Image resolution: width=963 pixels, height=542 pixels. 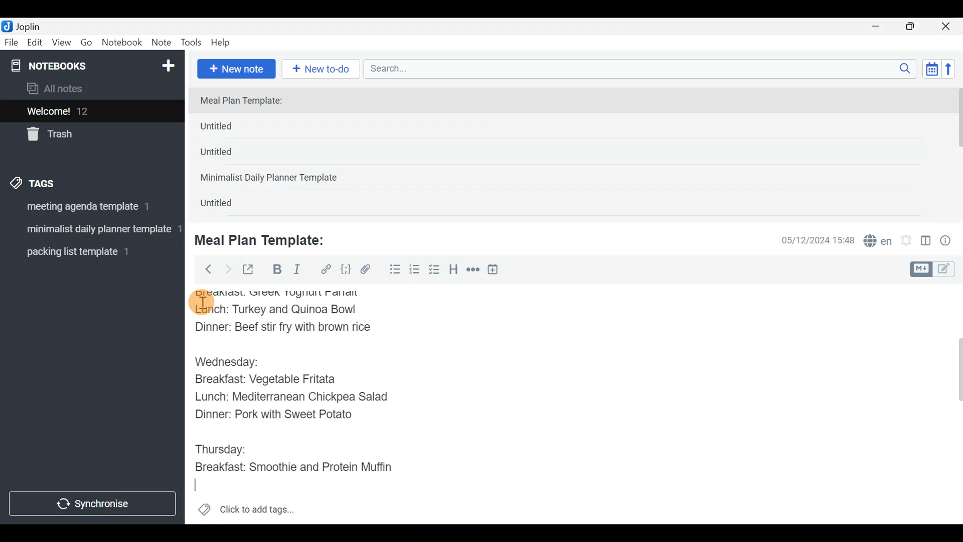 I want to click on Dinner: Pork with Sweet Potato, so click(x=282, y=417).